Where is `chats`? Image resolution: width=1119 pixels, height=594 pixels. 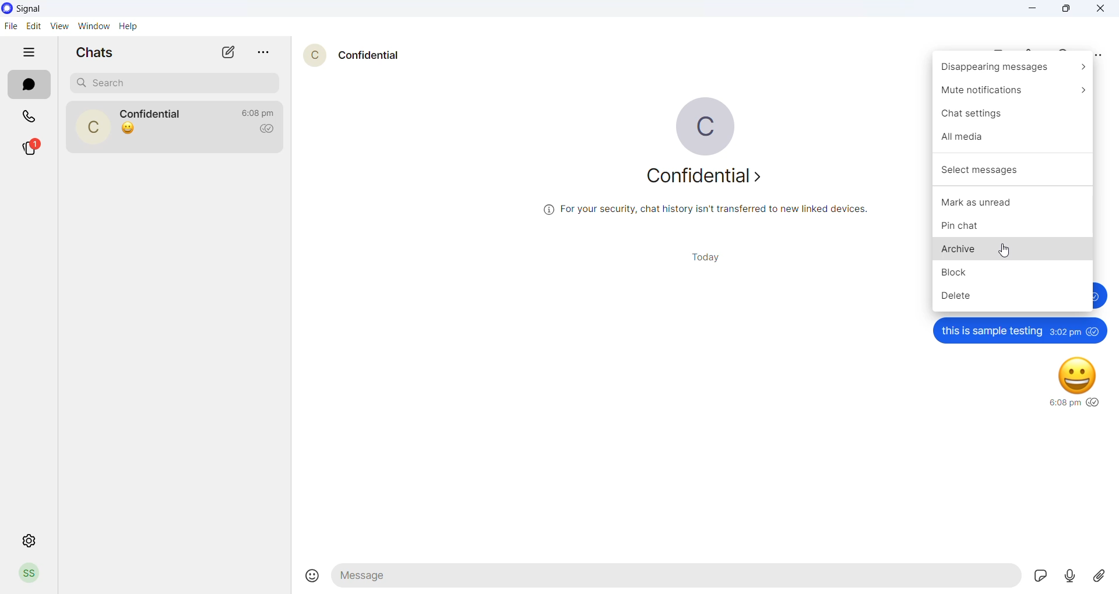
chats is located at coordinates (29, 84).